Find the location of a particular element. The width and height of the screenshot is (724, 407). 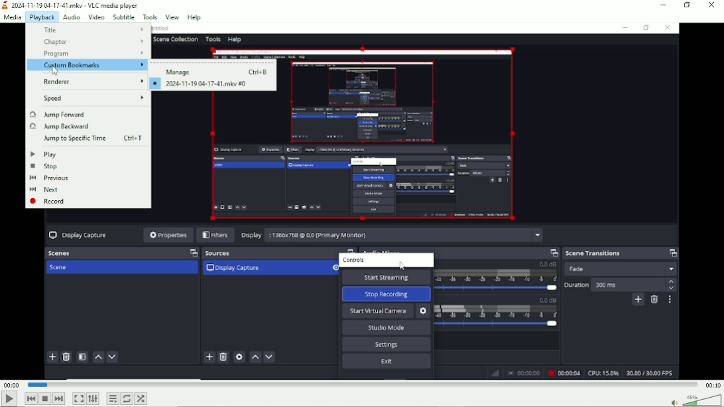

Toggle playlist is located at coordinates (112, 398).